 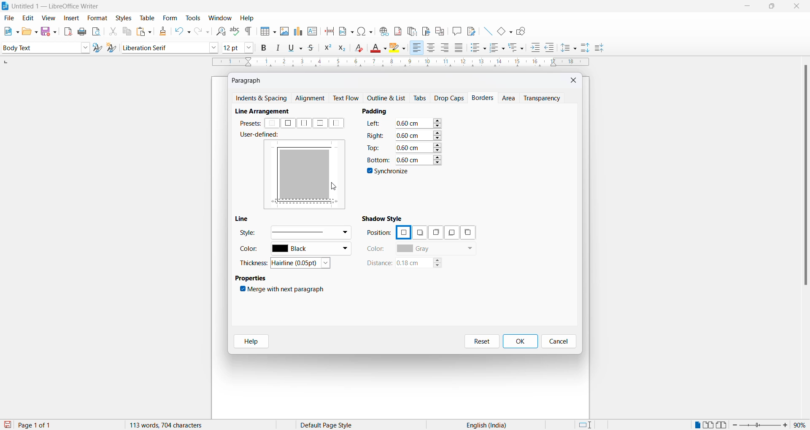 What do you see at coordinates (113, 48) in the screenshot?
I see `create new style from selection` at bounding box center [113, 48].